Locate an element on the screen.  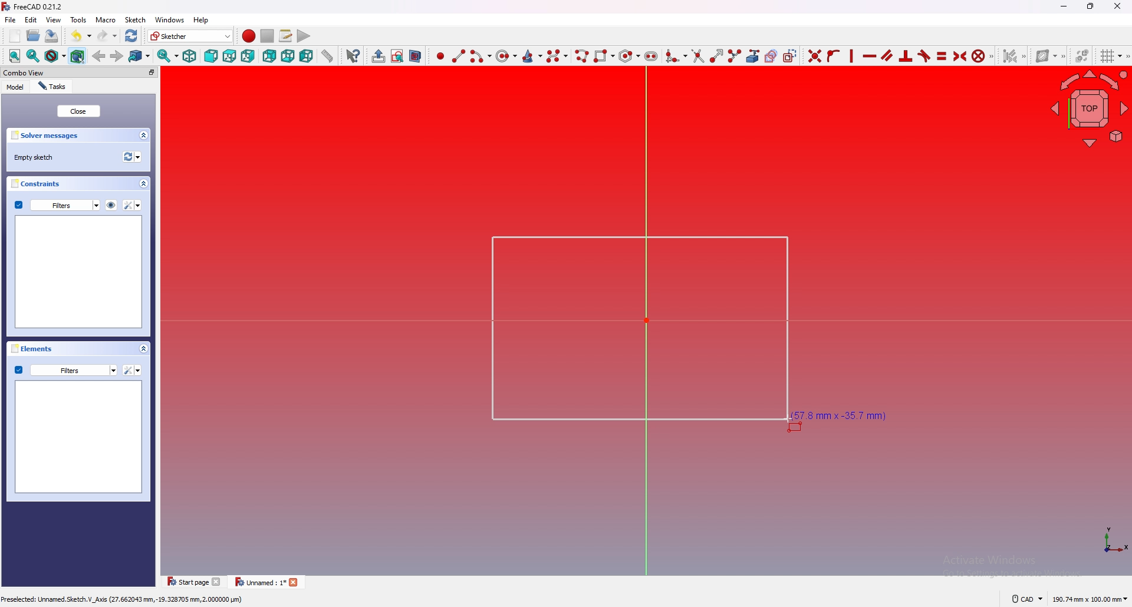
pop out is located at coordinates (152, 72).